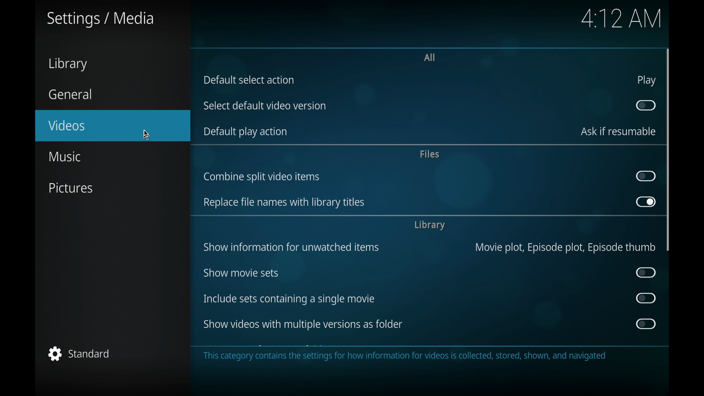 This screenshot has width=704, height=396. I want to click on ombine split video items, so click(262, 177).